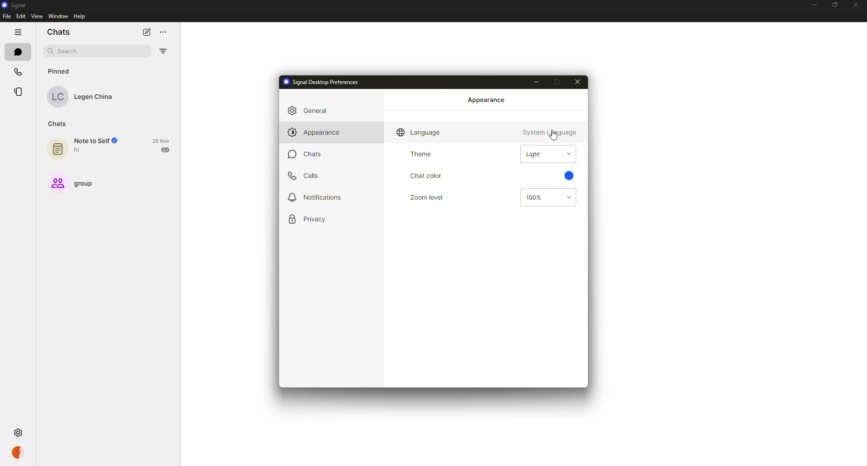 The width and height of the screenshot is (867, 466). Describe the element at coordinates (557, 80) in the screenshot. I see `maximize` at that location.